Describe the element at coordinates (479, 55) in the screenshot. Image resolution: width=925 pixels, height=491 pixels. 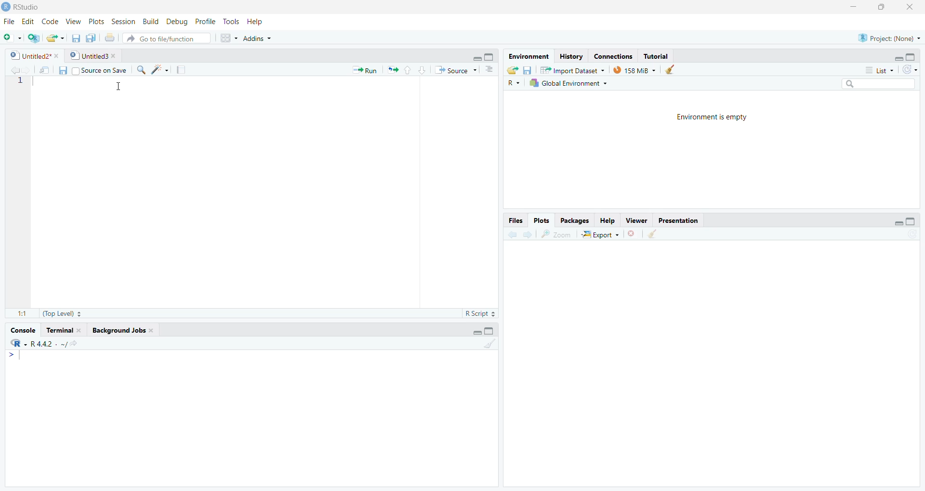
I see `Maximize/minimize` at that location.